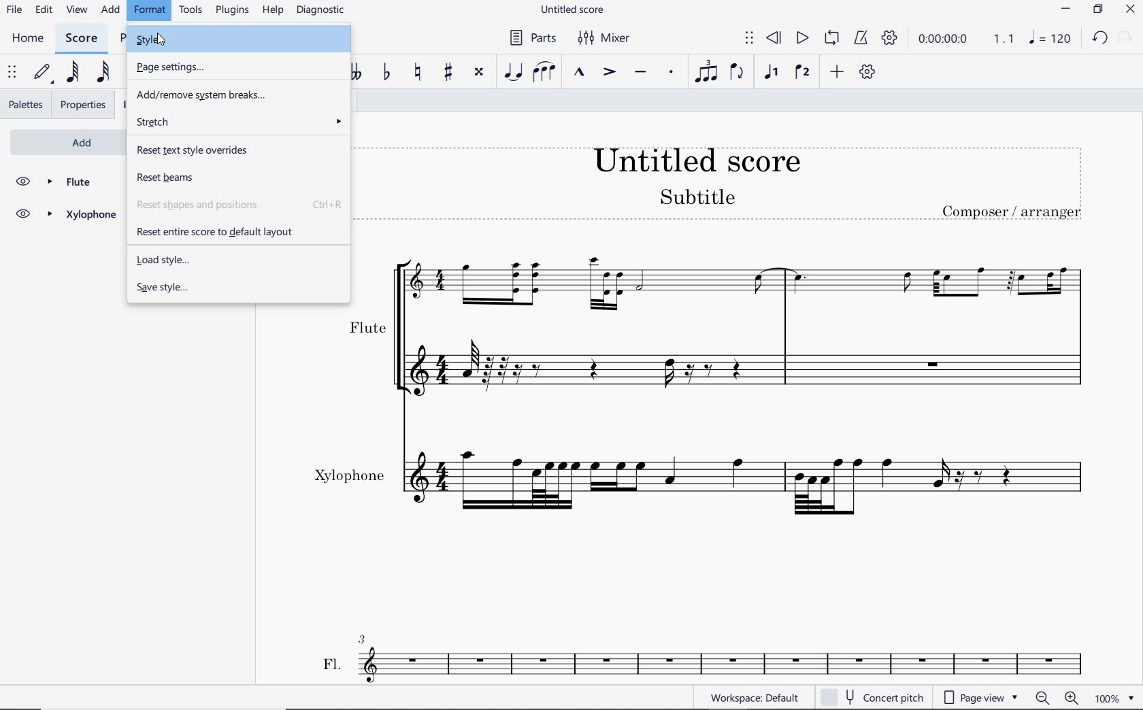 Image resolution: width=1143 pixels, height=710 pixels. I want to click on ADD, so click(64, 141).